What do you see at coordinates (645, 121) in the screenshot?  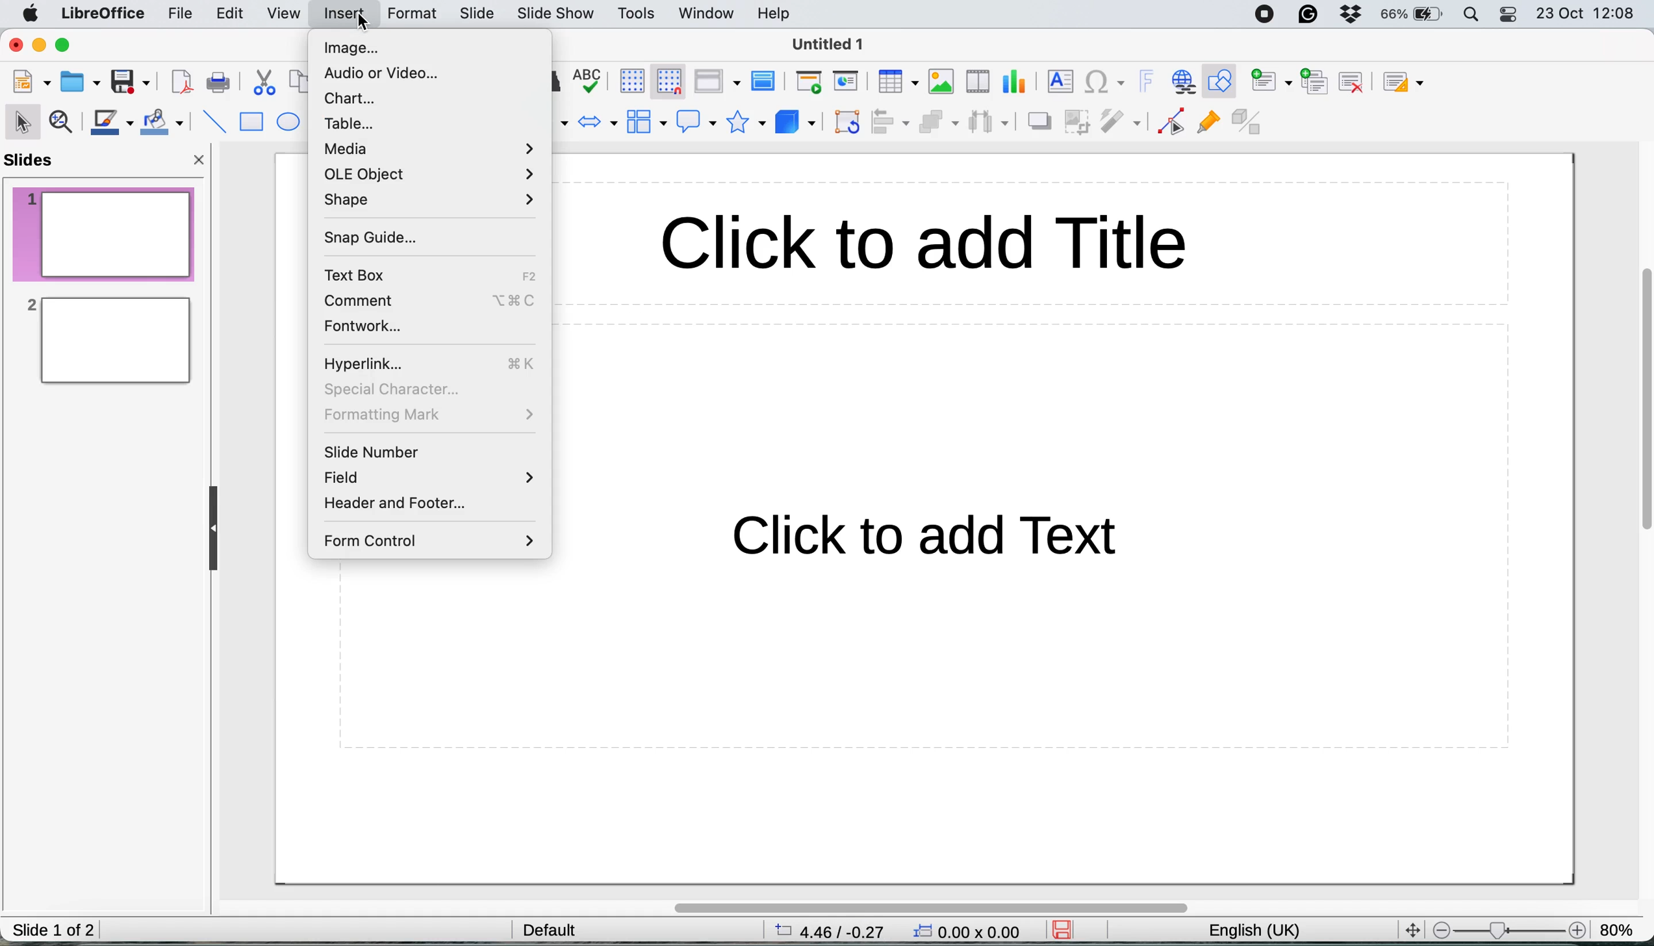 I see `flowchart` at bounding box center [645, 121].